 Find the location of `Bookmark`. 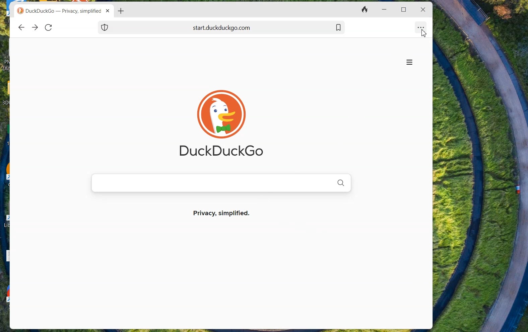

Bookmark is located at coordinates (338, 27).